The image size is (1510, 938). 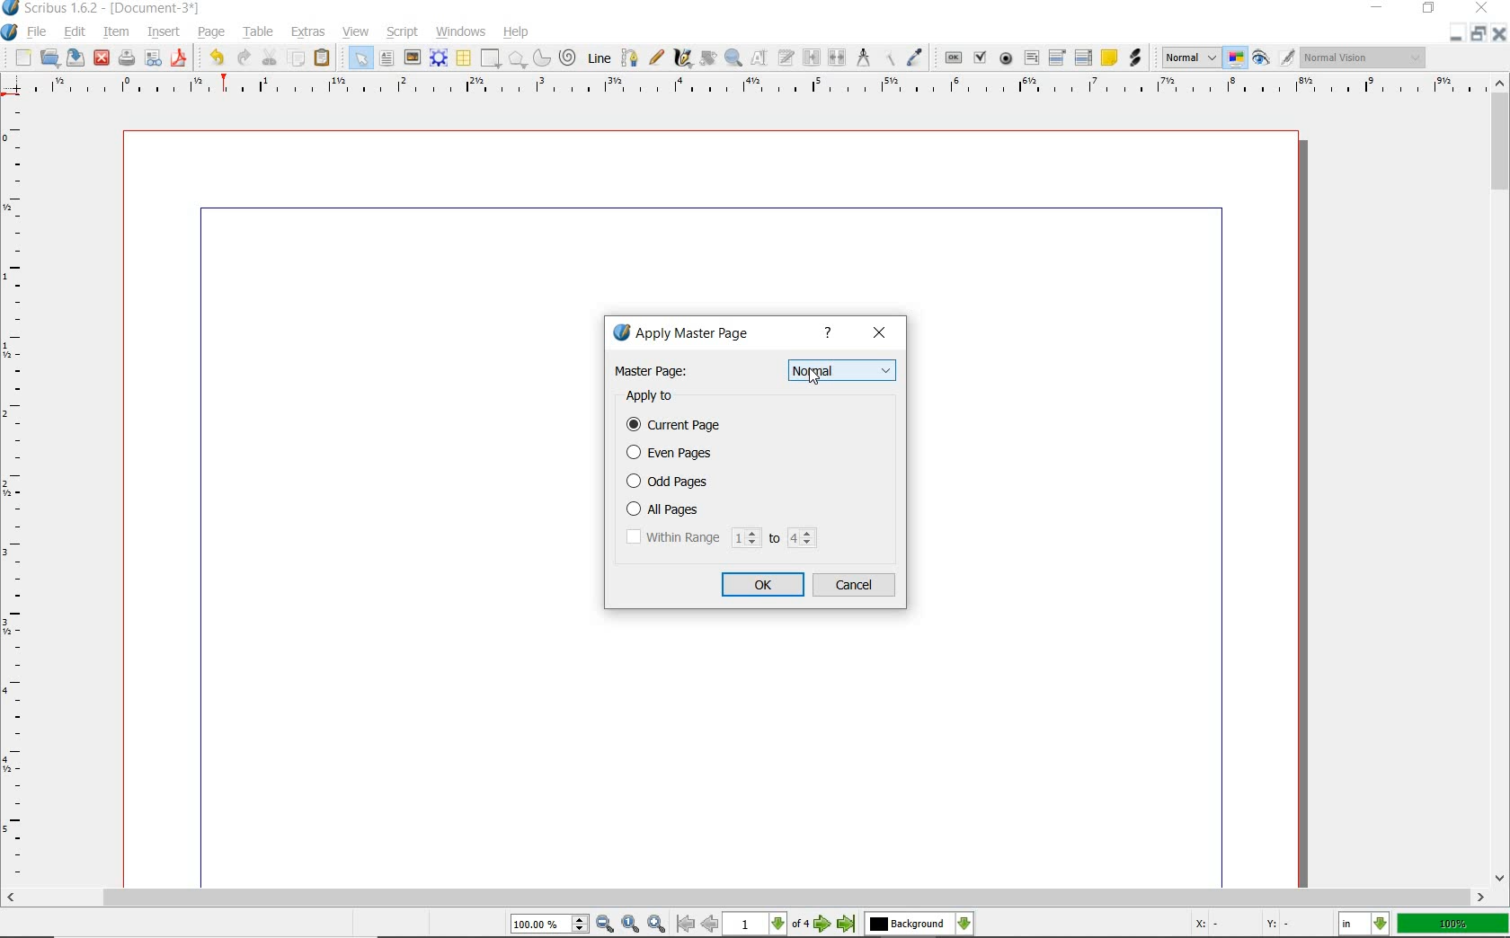 What do you see at coordinates (1363, 924) in the screenshot?
I see `select the current unit: in` at bounding box center [1363, 924].